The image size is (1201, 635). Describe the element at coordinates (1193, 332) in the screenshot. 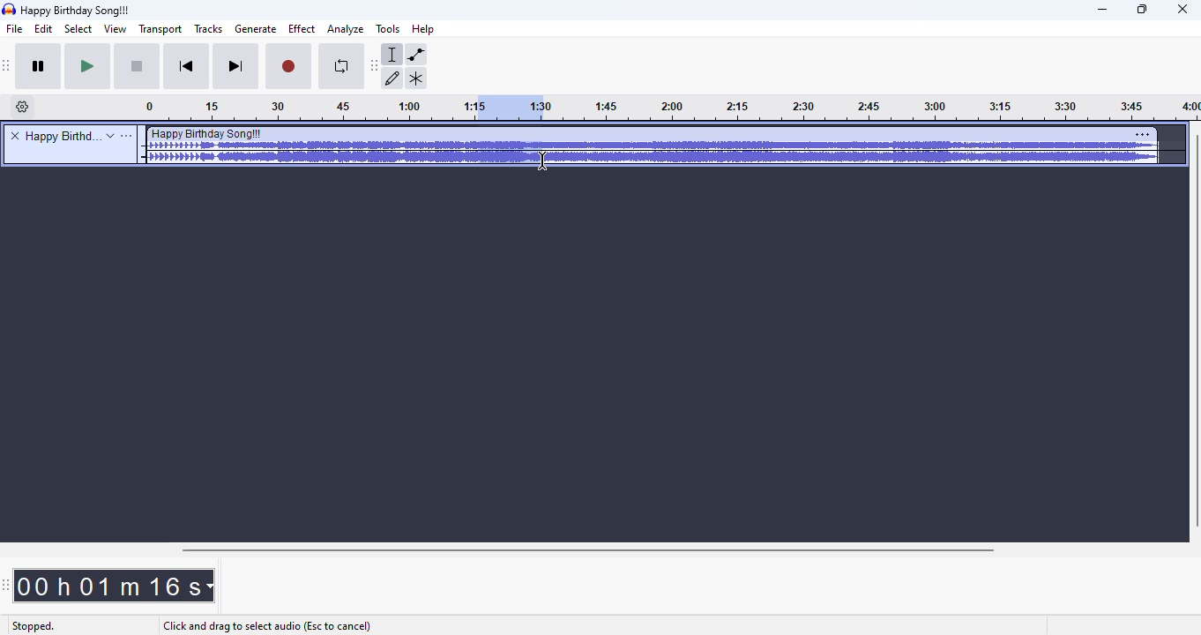

I see `vertical scroll bar` at that location.